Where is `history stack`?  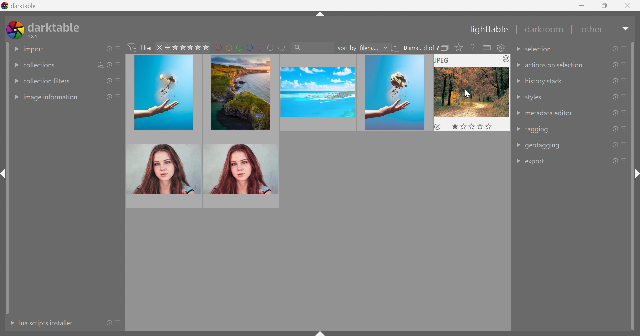
history stack is located at coordinates (543, 82).